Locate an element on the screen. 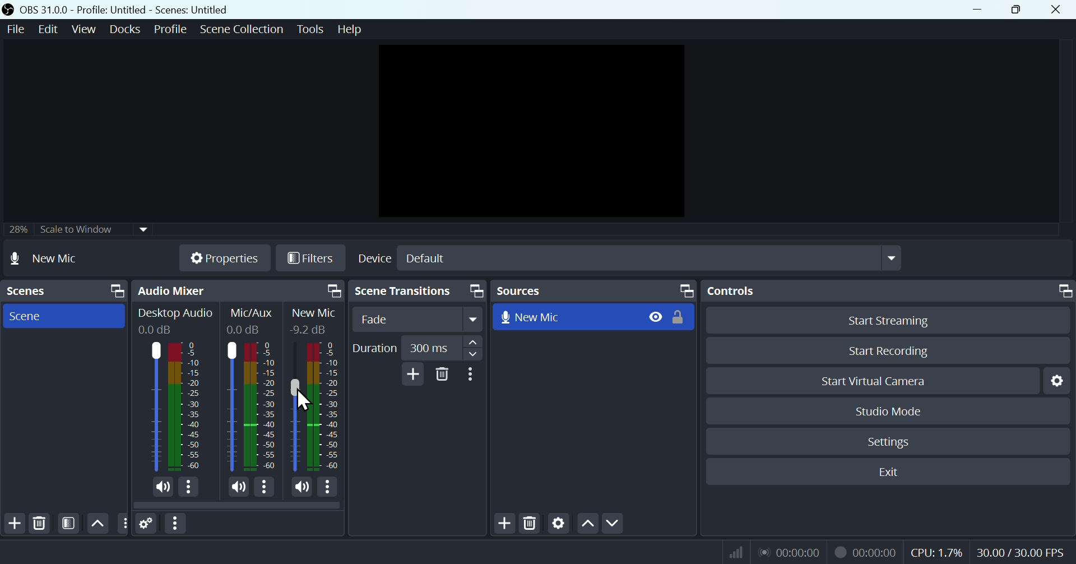 This screenshot has height=564, width=1076. Recording Status is located at coordinates (866, 552).